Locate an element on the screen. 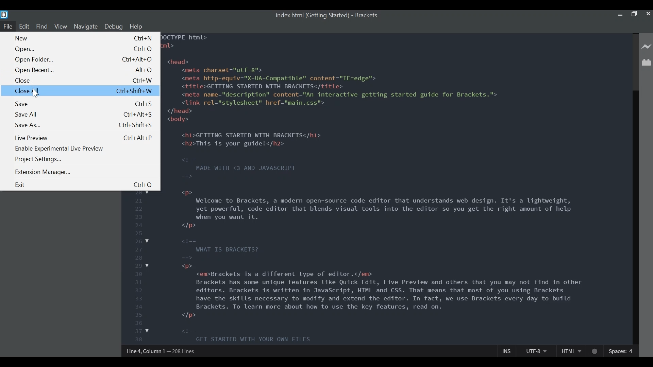 This screenshot has height=367, width=653. File Encoding is located at coordinates (536, 351).